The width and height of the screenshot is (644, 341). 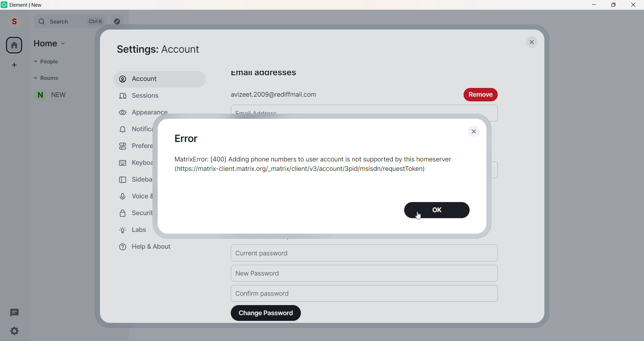 I want to click on Create a space, so click(x=14, y=64).